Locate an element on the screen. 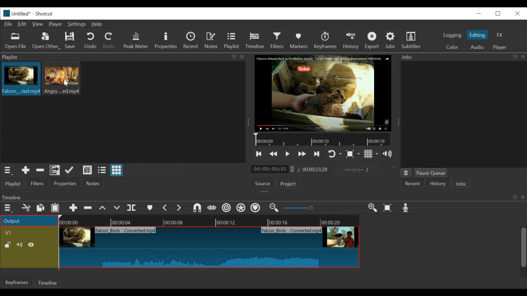  restore is located at coordinates (500, 13).